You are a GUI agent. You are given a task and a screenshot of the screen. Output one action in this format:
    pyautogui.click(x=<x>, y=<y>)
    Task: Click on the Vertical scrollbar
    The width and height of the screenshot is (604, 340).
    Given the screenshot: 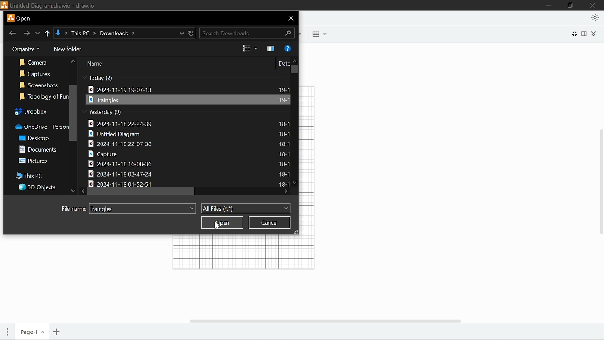 What is the action you would take?
    pyautogui.click(x=600, y=182)
    